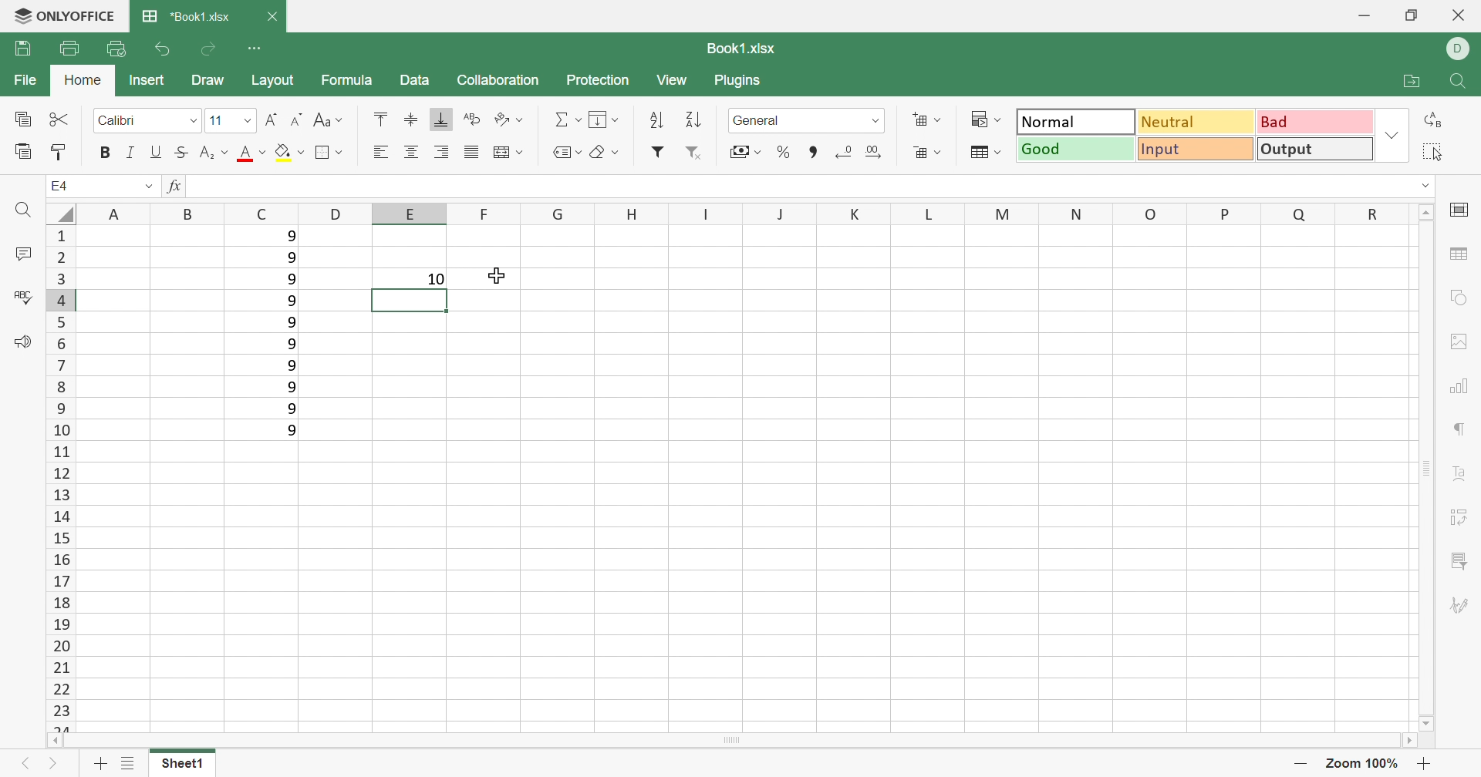  Describe the element at coordinates (1196, 123) in the screenshot. I see `Neutral` at that location.